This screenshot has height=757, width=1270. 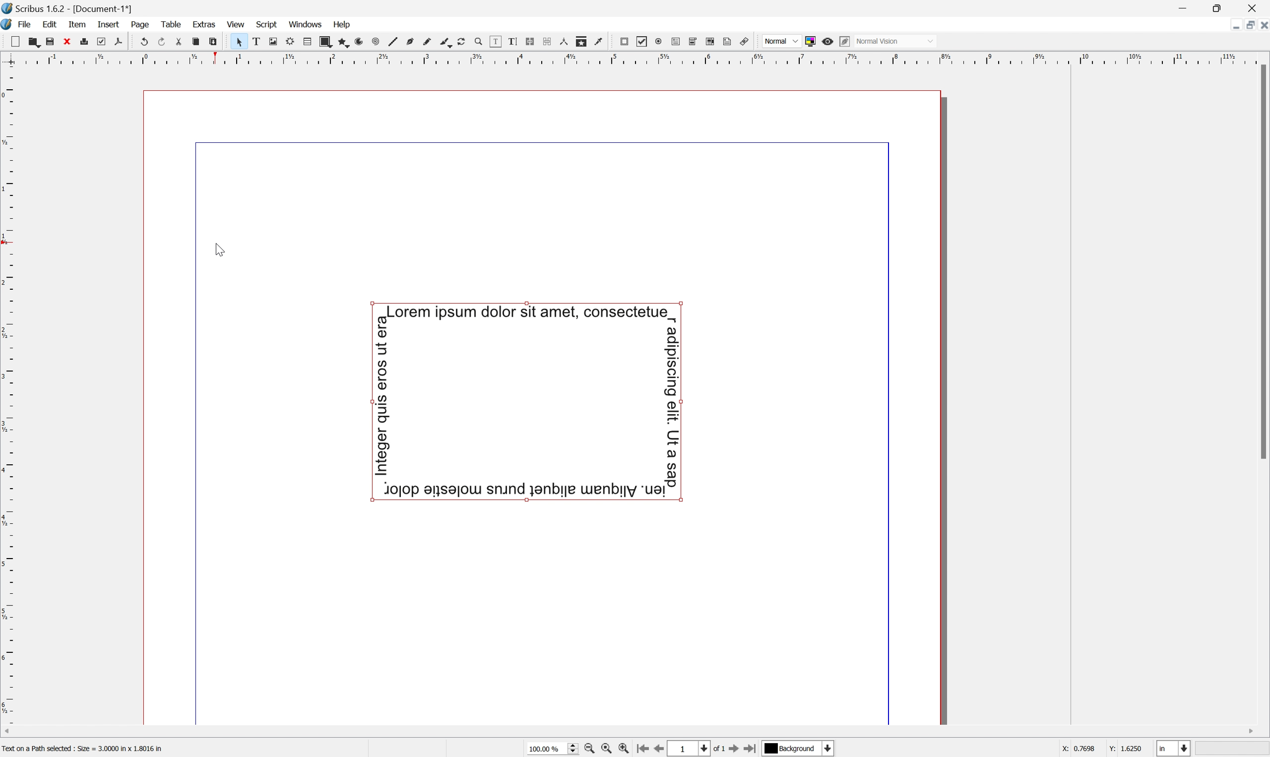 I want to click on Preflight verifier, so click(x=101, y=42).